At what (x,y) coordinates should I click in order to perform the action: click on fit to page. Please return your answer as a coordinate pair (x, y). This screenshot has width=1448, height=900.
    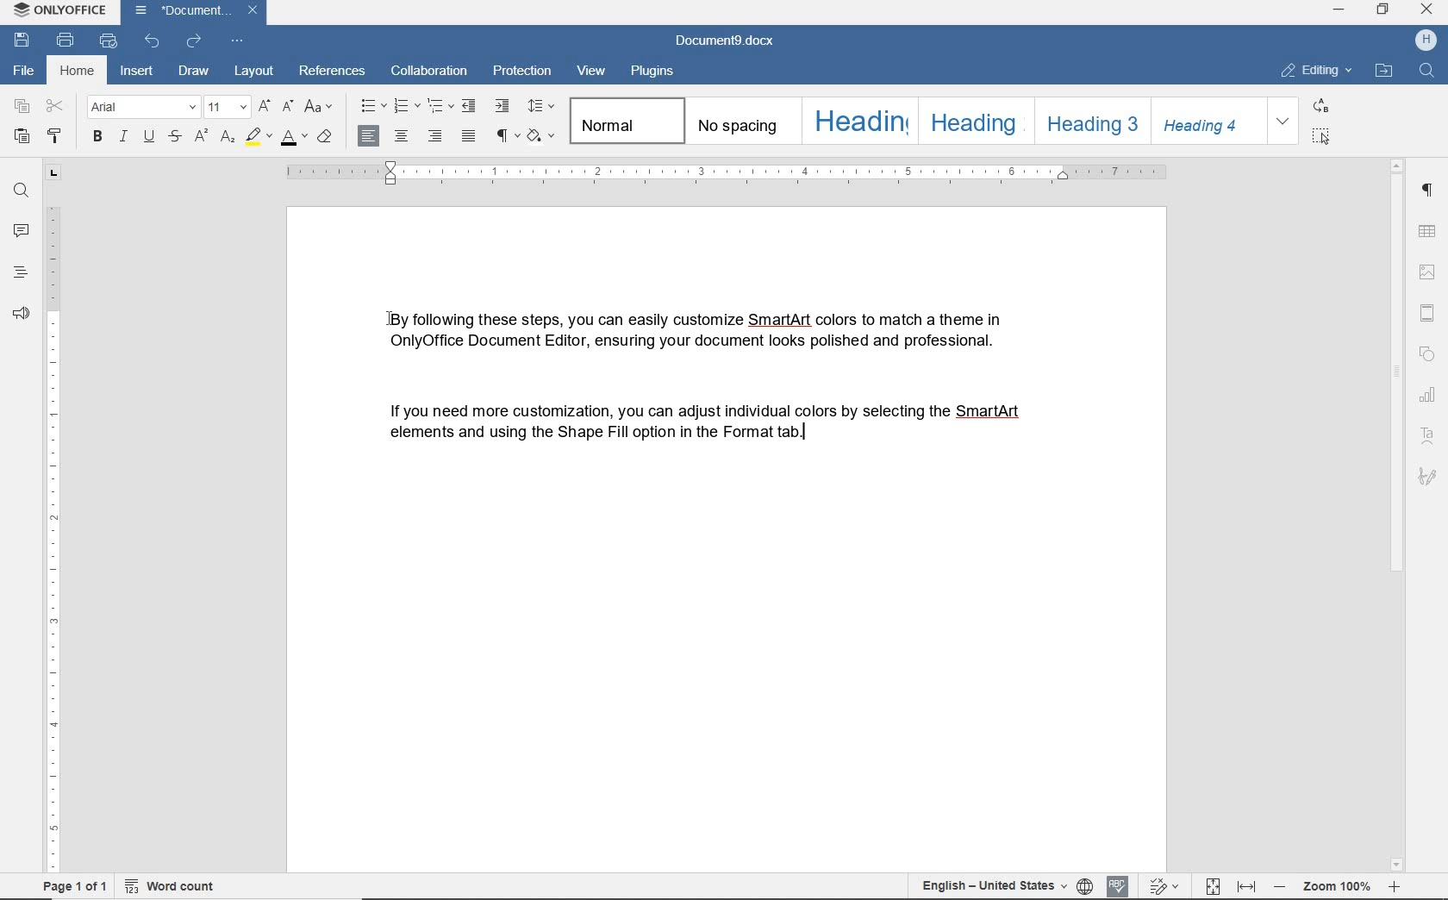
    Looking at the image, I should click on (1214, 884).